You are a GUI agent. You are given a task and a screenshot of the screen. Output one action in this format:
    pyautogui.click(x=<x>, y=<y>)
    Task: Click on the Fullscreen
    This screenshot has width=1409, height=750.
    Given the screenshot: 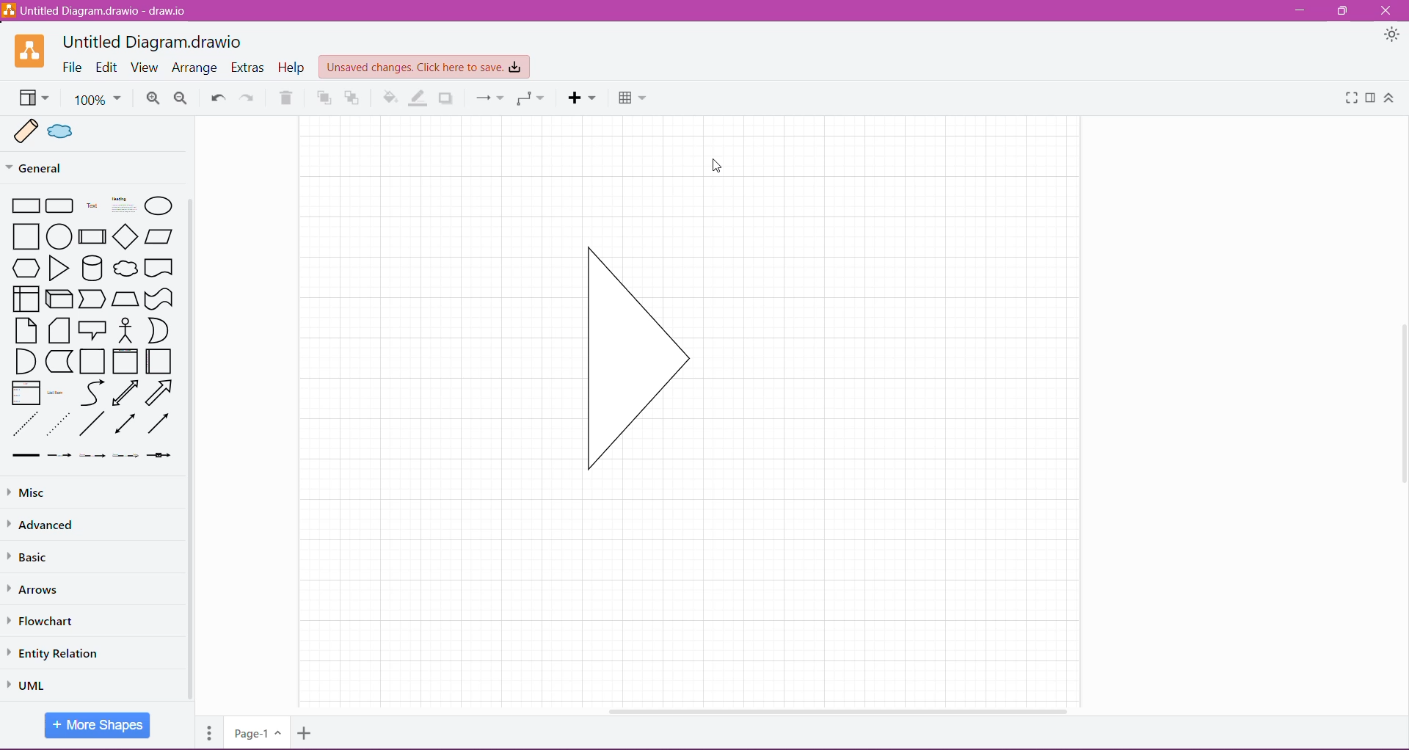 What is the action you would take?
    pyautogui.click(x=1352, y=98)
    